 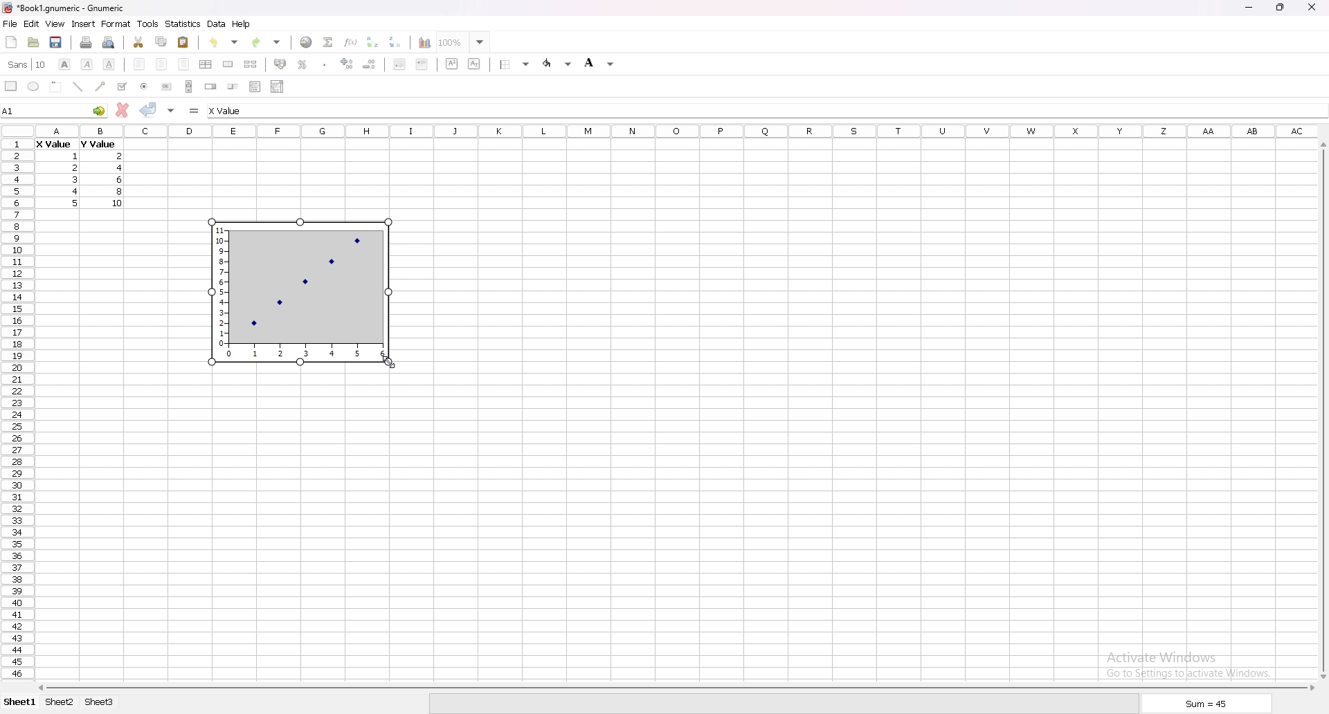 What do you see at coordinates (327, 42) in the screenshot?
I see `summation` at bounding box center [327, 42].